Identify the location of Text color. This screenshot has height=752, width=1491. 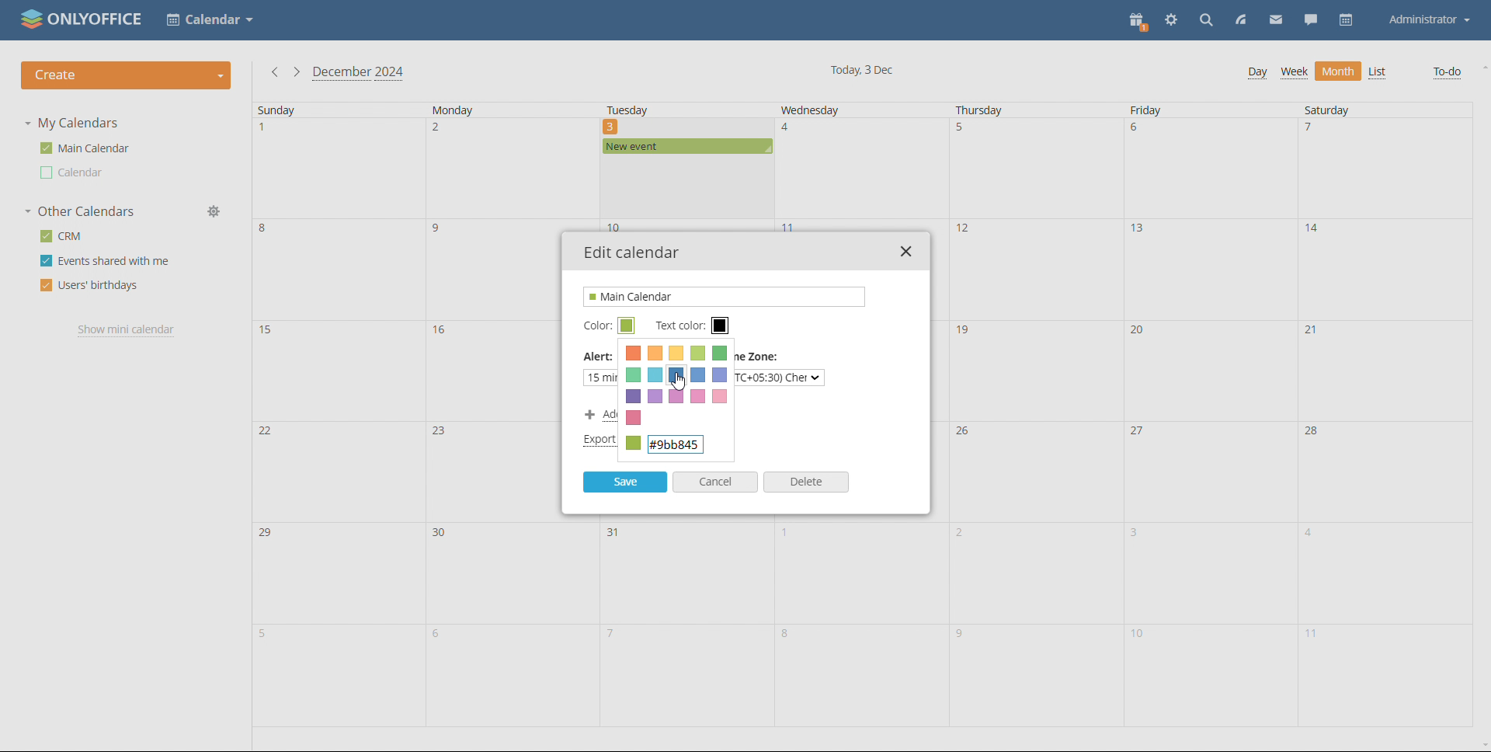
(677, 326).